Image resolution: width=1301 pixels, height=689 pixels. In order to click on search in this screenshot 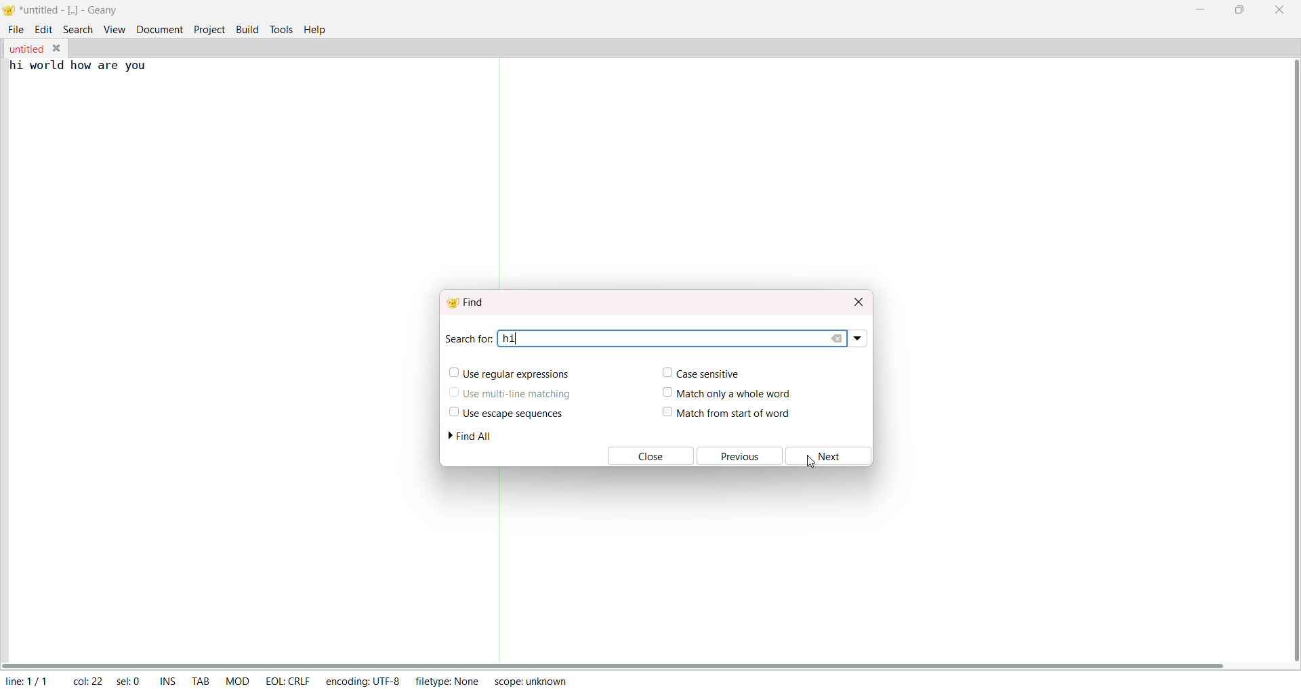, I will do `click(77, 28)`.